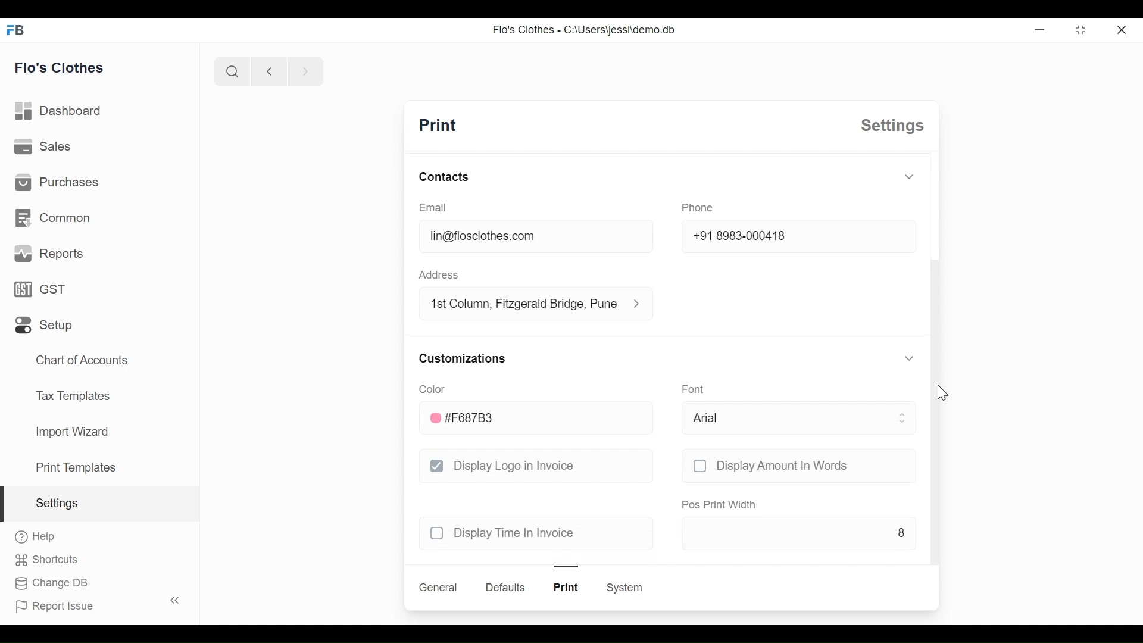  I want to click on arial, so click(799, 418).